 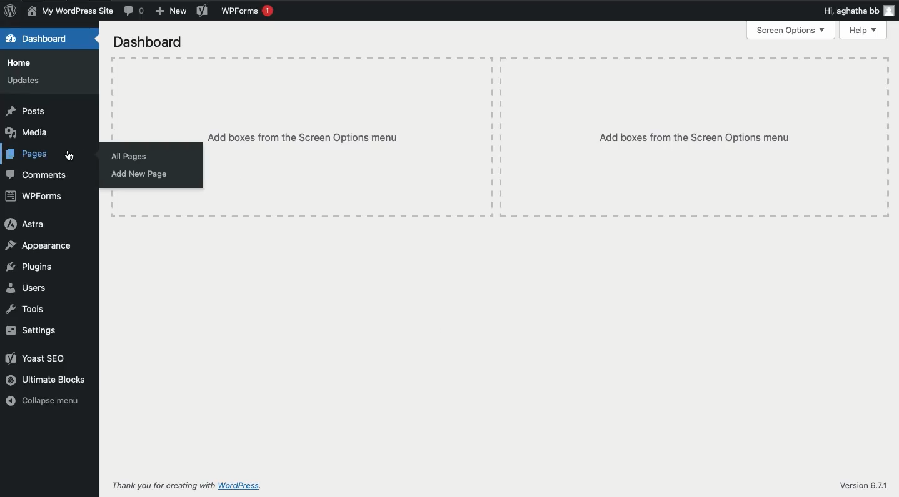 What do you see at coordinates (136, 11) in the screenshot?
I see `Comments` at bounding box center [136, 11].